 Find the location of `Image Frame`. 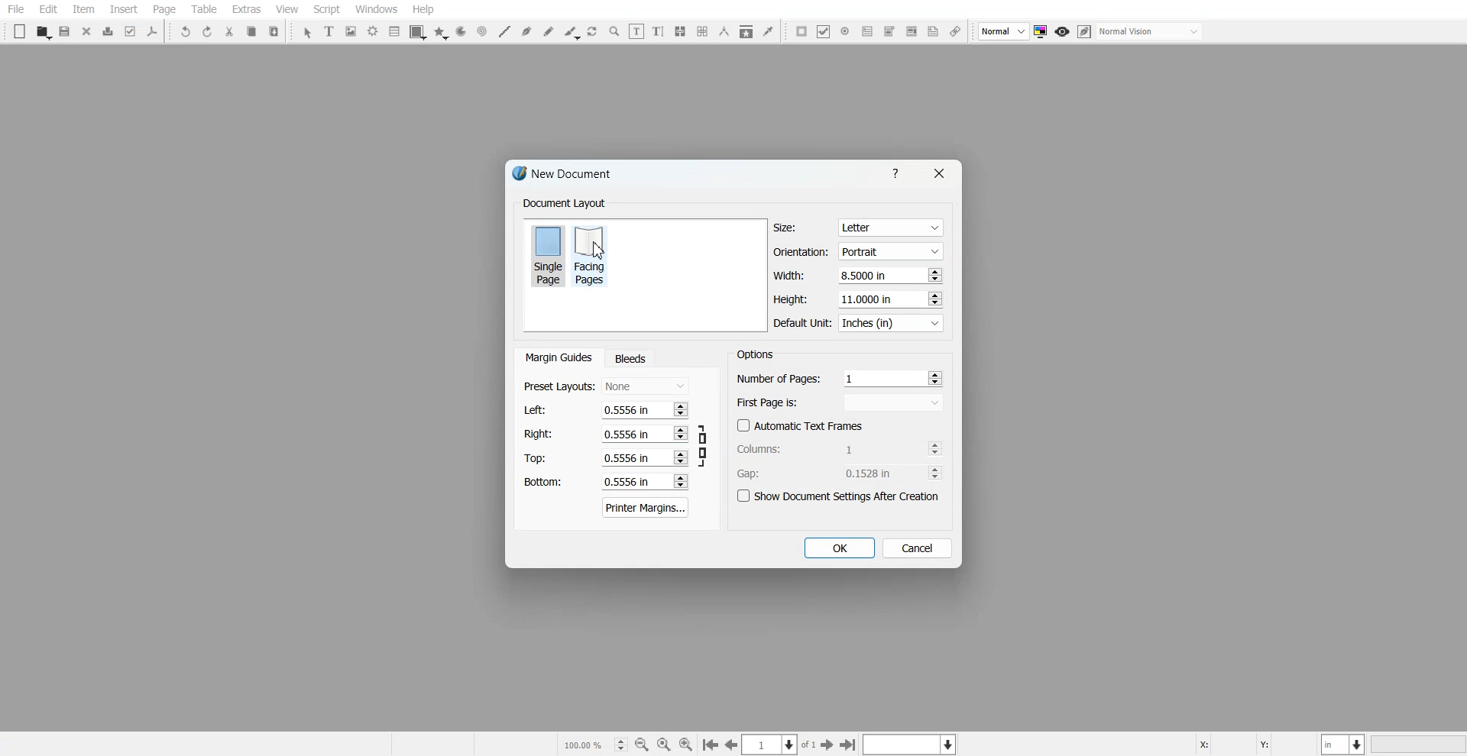

Image Frame is located at coordinates (351, 31).